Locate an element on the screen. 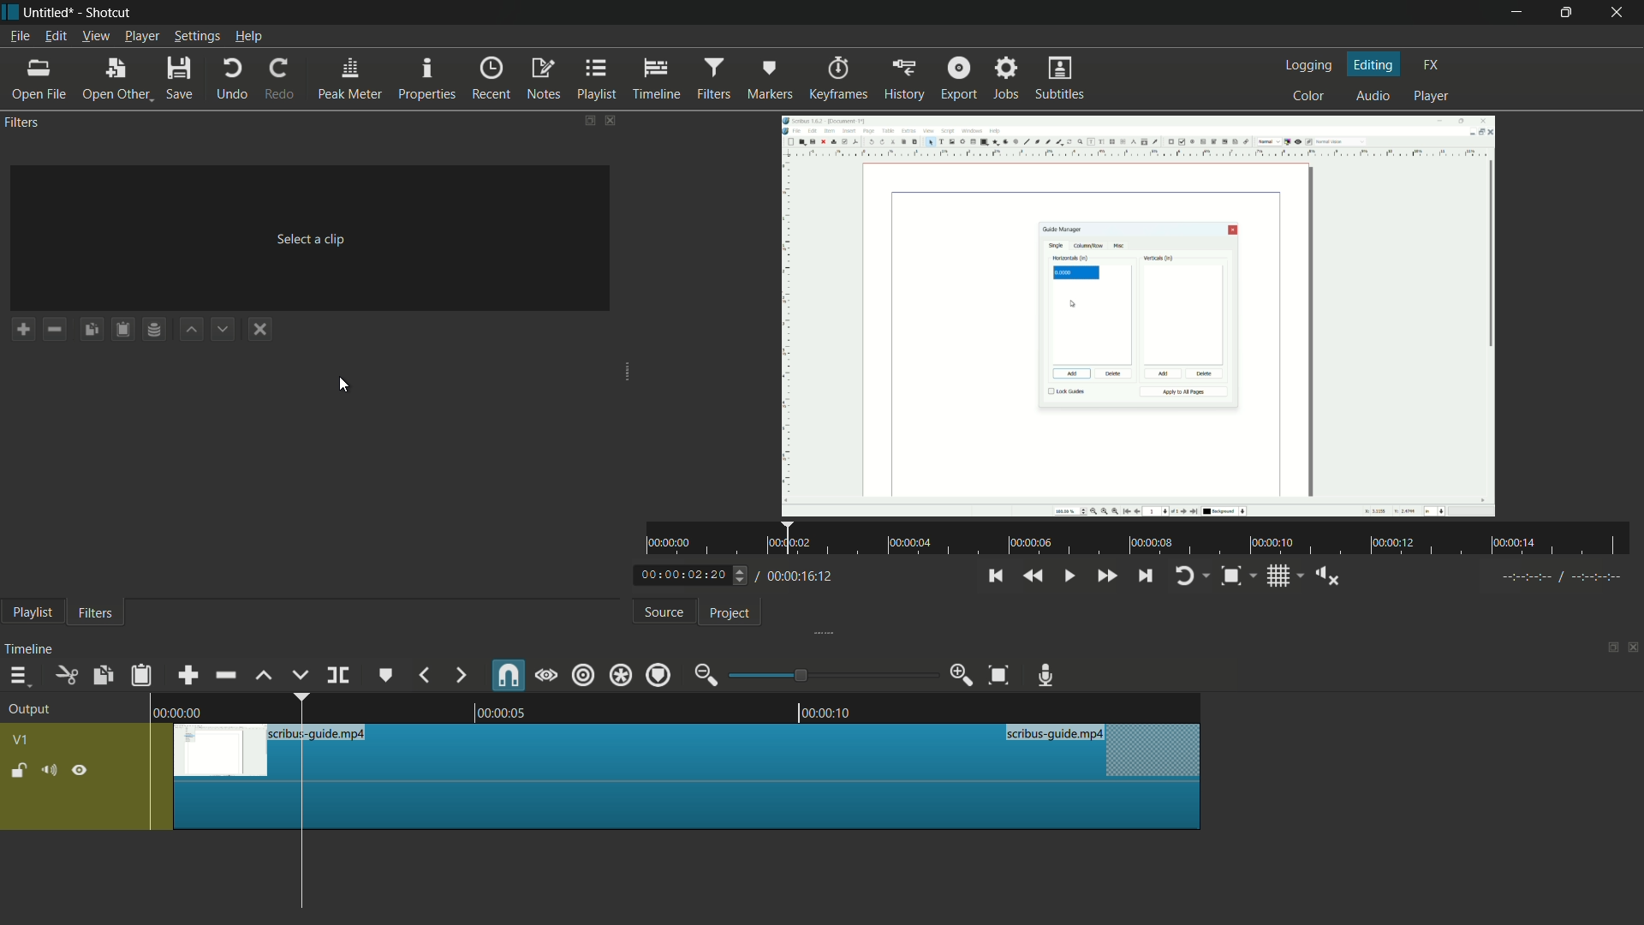  markers is located at coordinates (769, 80).